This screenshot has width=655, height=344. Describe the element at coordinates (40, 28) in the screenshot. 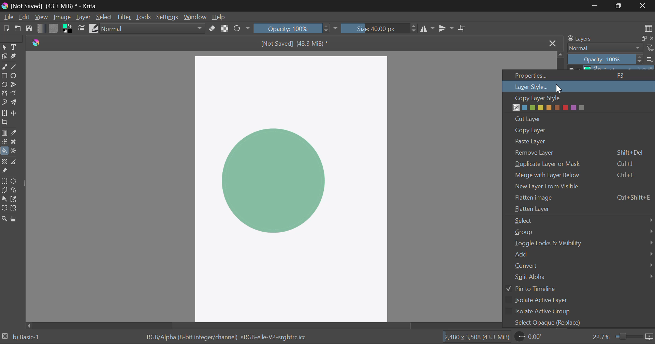

I see `Gradient` at that location.